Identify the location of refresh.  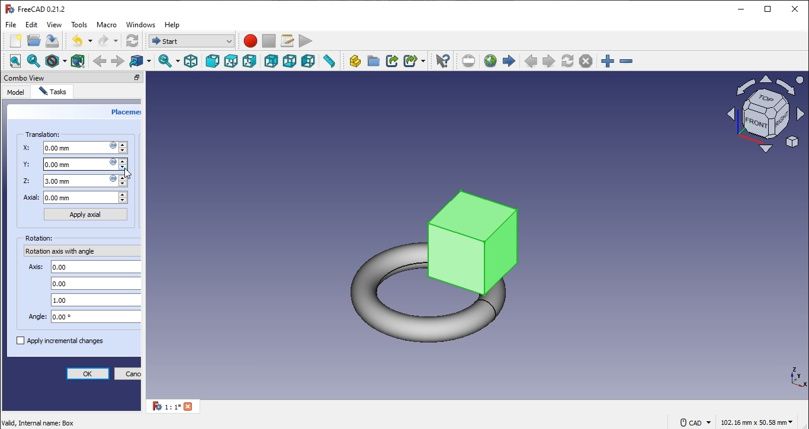
(569, 60).